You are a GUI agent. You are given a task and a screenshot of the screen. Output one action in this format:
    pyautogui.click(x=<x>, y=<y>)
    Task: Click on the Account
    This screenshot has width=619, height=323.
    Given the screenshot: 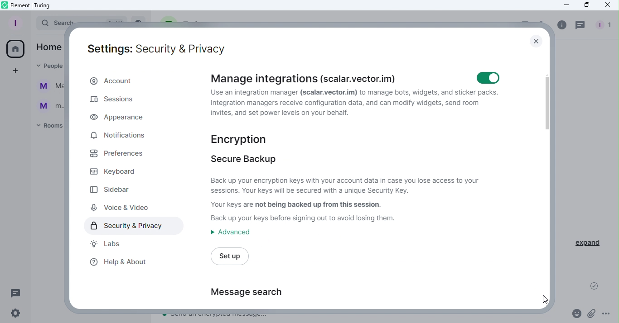 What is the action you would take?
    pyautogui.click(x=131, y=81)
    